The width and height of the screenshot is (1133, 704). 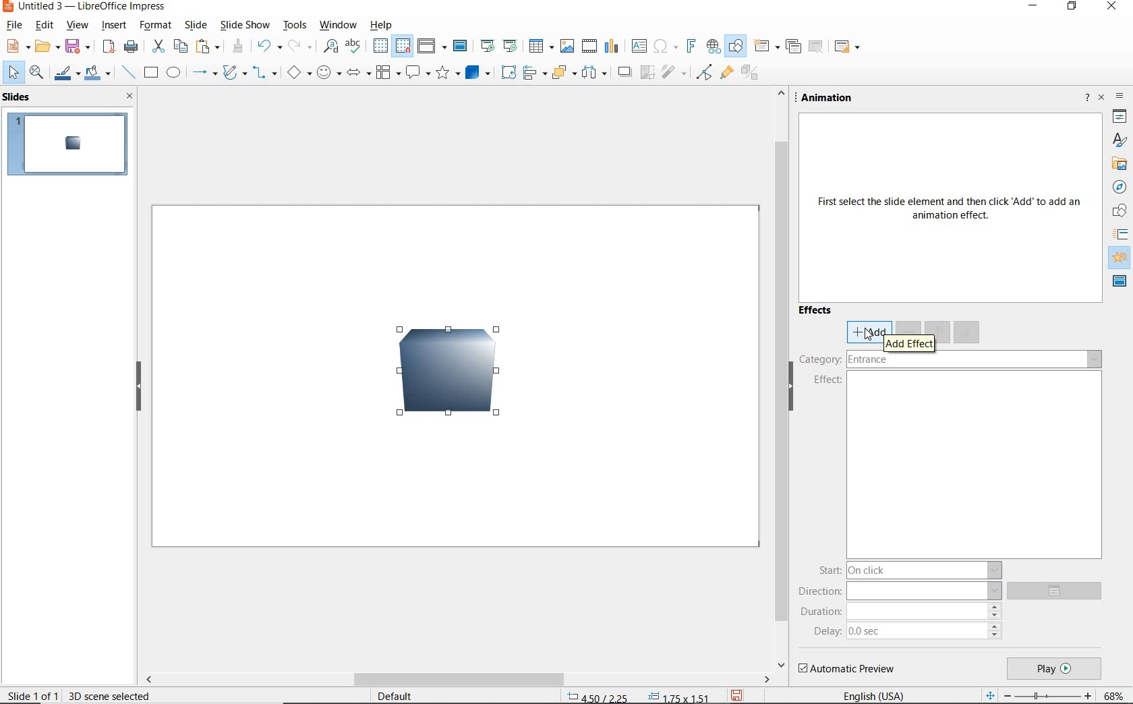 I want to click on print, so click(x=130, y=47).